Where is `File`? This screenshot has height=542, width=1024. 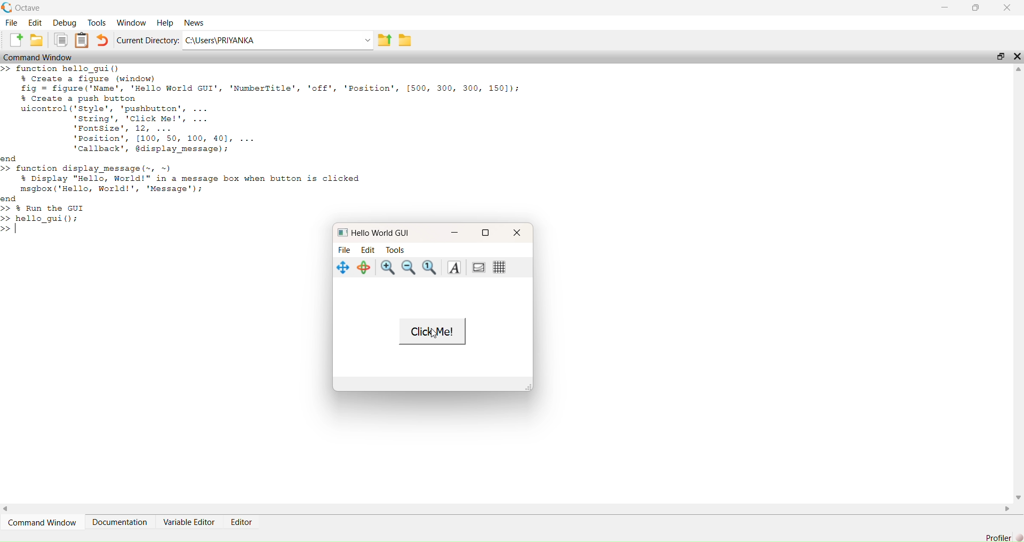 File is located at coordinates (346, 250).